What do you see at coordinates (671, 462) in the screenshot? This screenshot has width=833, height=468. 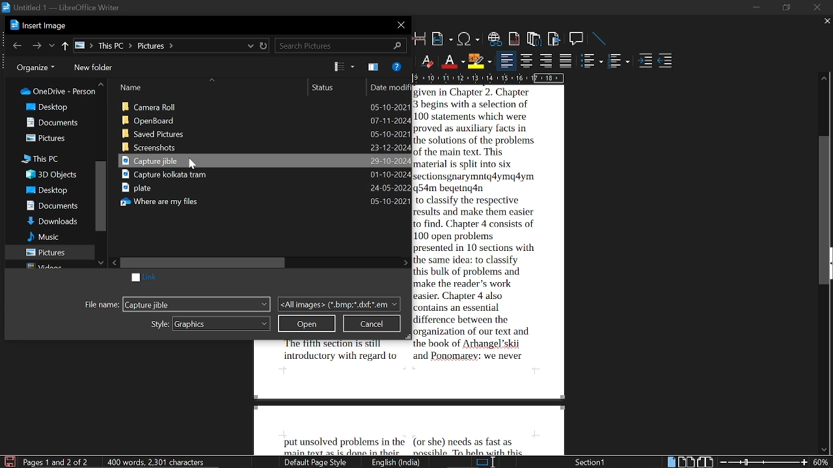 I see `single page view` at bounding box center [671, 462].